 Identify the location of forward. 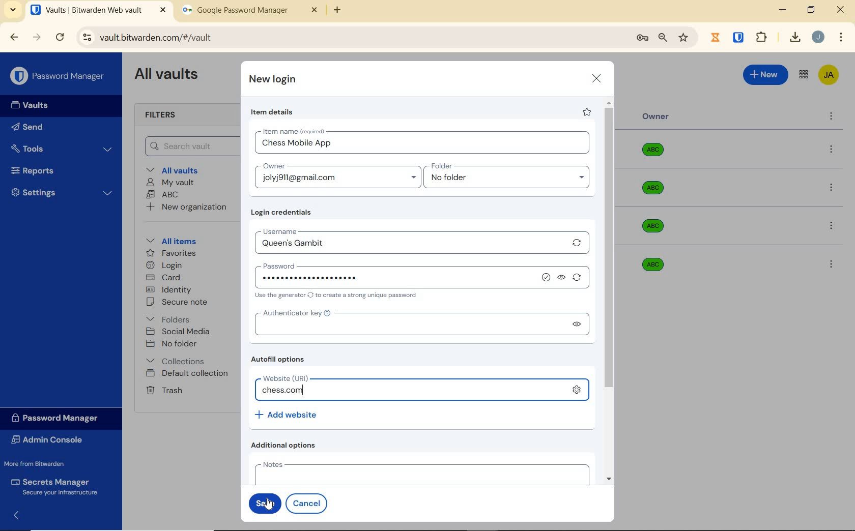
(37, 37).